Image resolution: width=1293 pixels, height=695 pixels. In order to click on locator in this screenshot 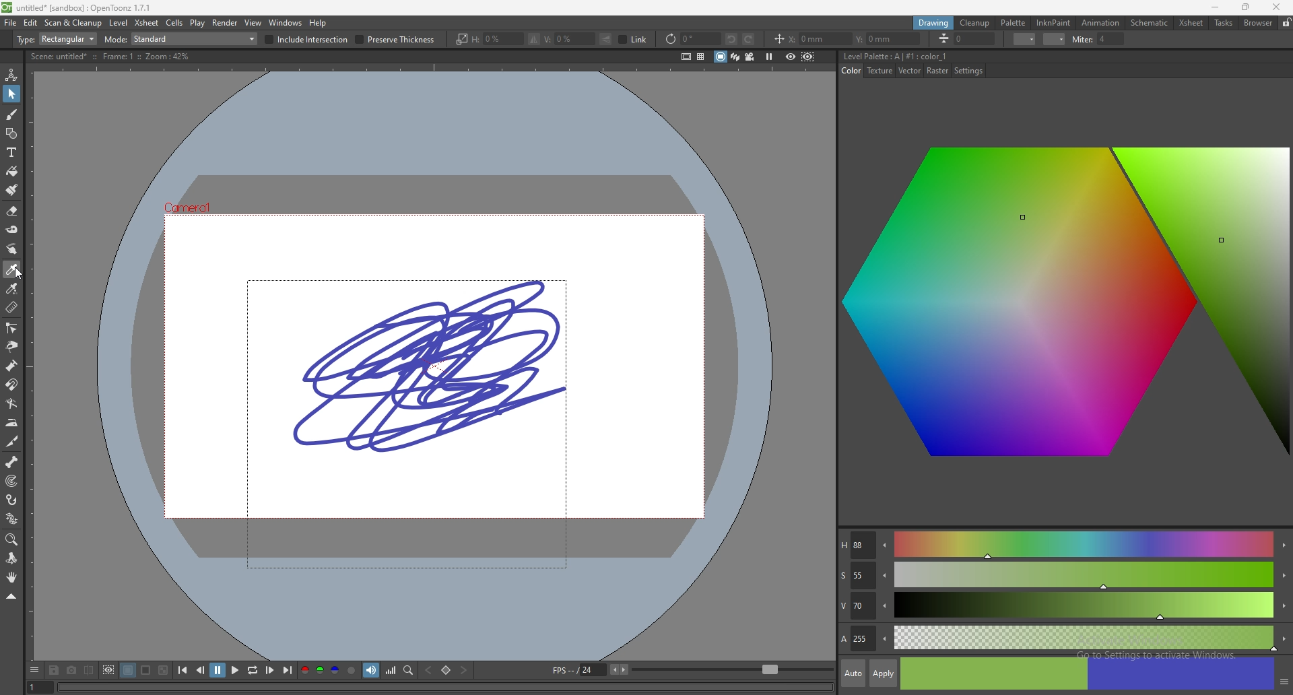, I will do `click(409, 670)`.